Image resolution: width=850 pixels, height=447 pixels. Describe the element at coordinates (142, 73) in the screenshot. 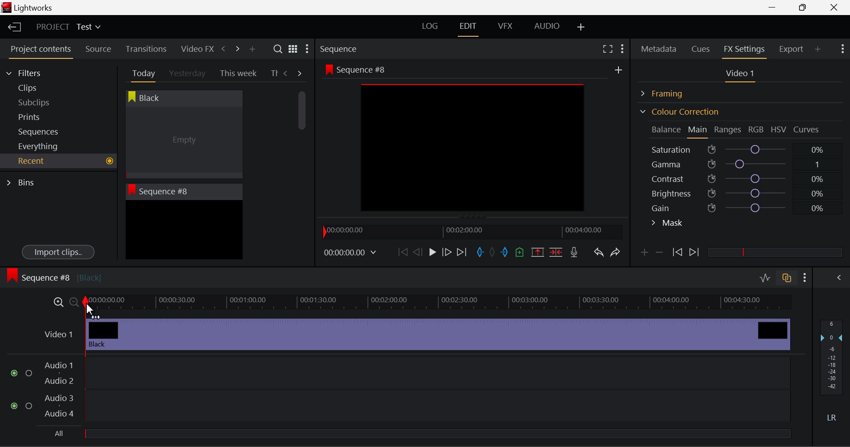

I see `Today Tab Open` at that location.